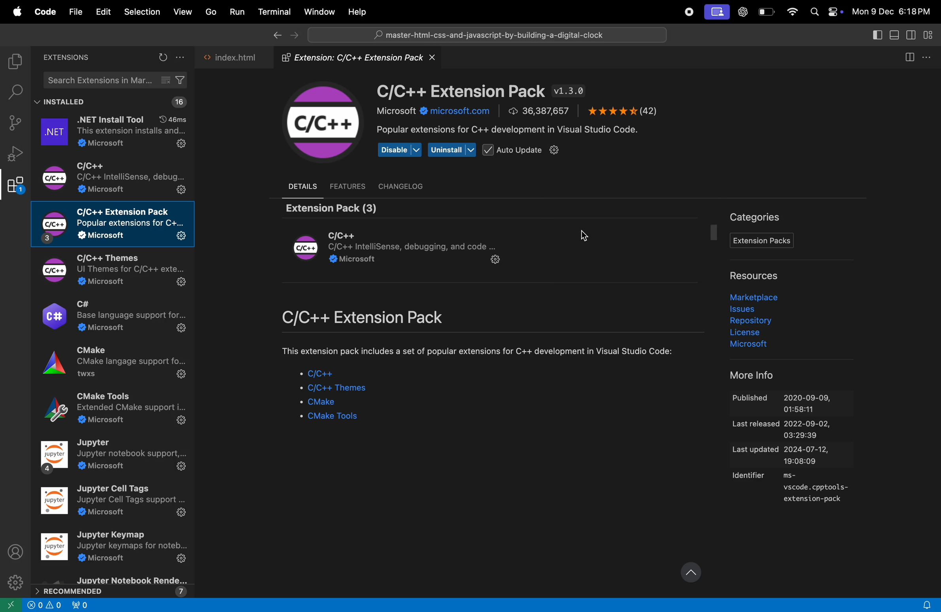 The width and height of the screenshot is (941, 612). I want to click on Disable, so click(400, 151).